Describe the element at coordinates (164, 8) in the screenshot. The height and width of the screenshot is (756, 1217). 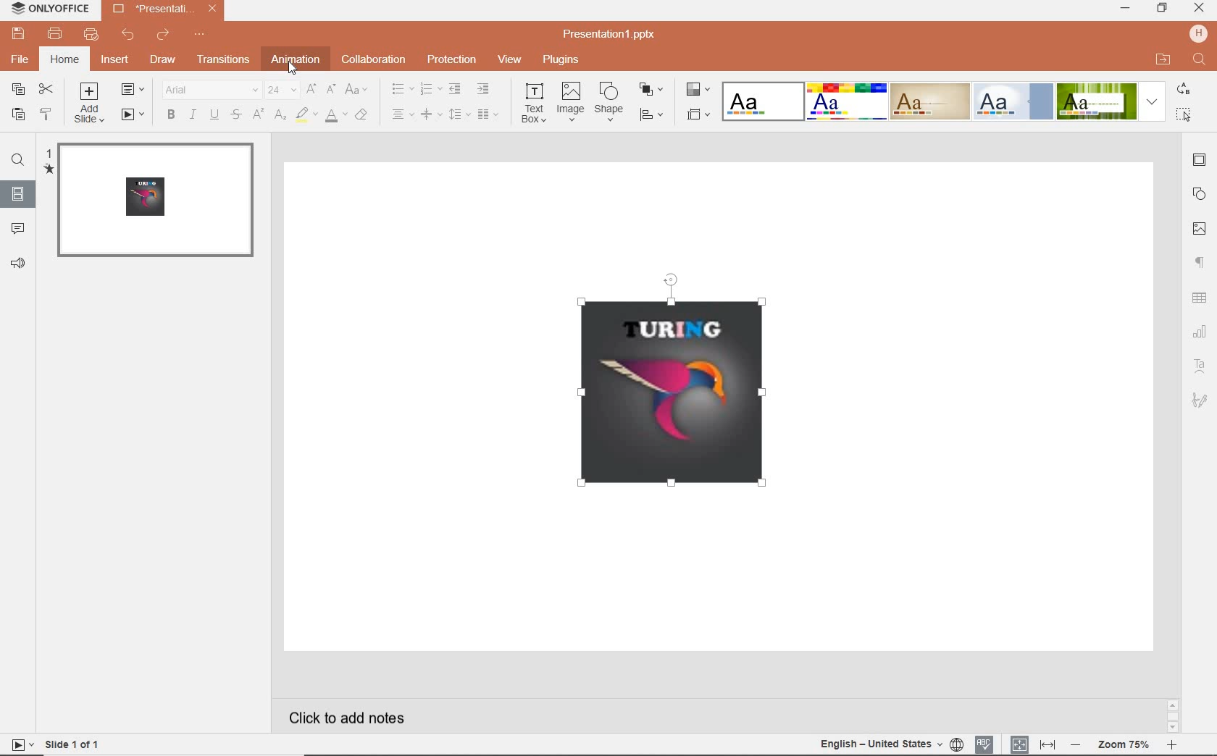
I see `presentation name` at that location.